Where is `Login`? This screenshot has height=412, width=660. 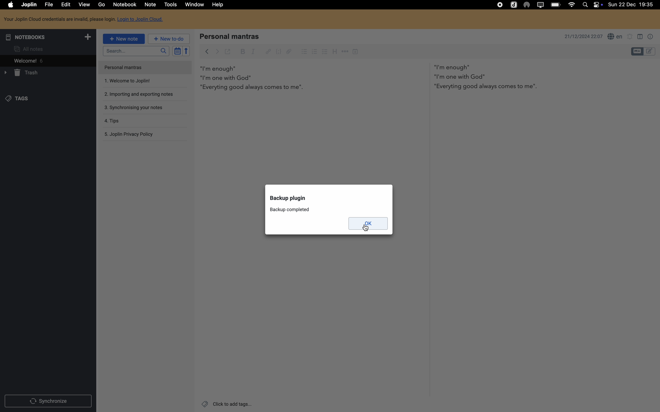
Login is located at coordinates (91, 20).